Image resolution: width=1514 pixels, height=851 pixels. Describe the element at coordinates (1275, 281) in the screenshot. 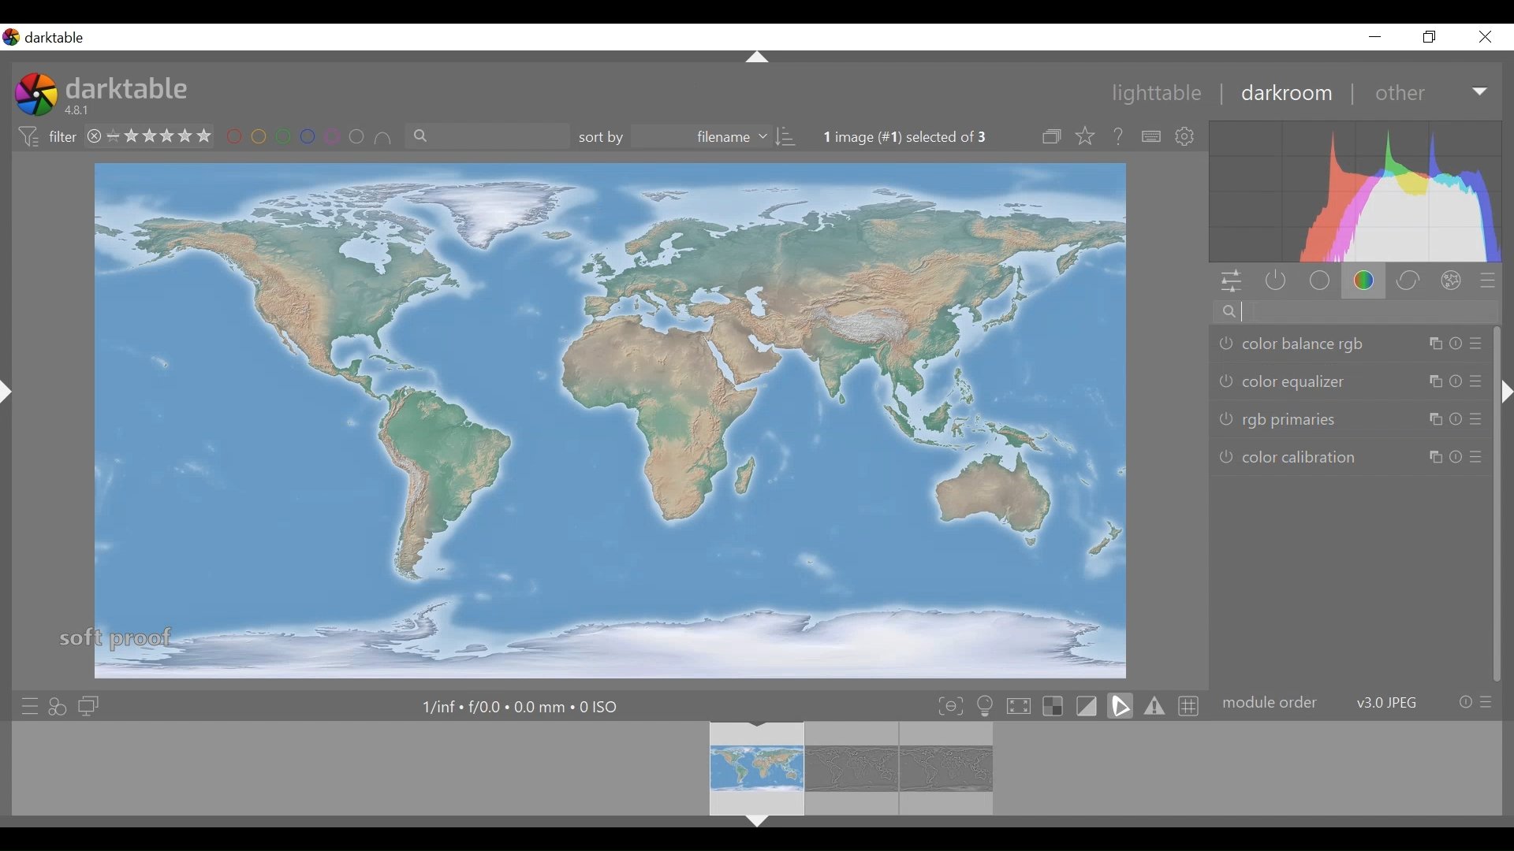

I see `show only active modules` at that location.